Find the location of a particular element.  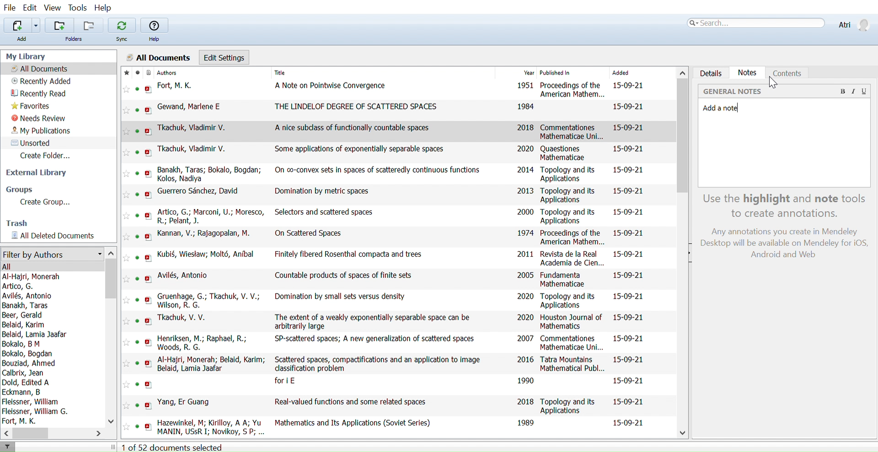

Topology and its Applications is located at coordinates (567, 406).